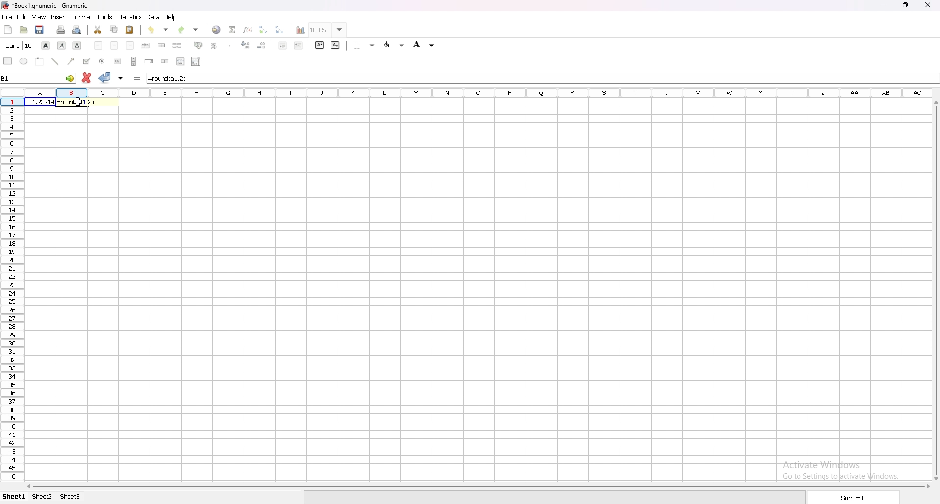 Image resolution: width=940 pixels, height=504 pixels. What do you see at coordinates (153, 17) in the screenshot?
I see `data` at bounding box center [153, 17].